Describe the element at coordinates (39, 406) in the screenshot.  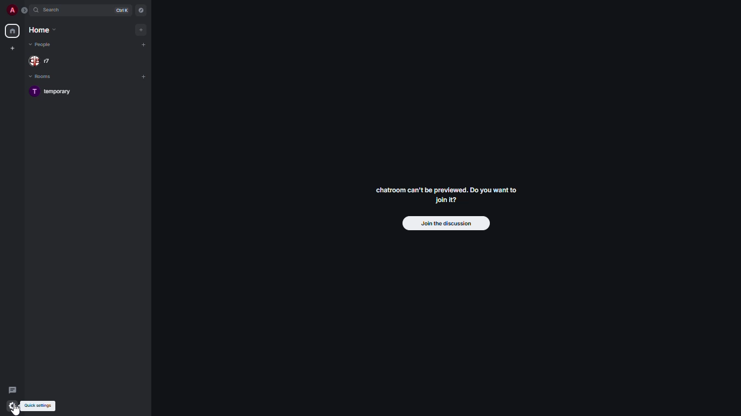
I see `quick settings` at that location.